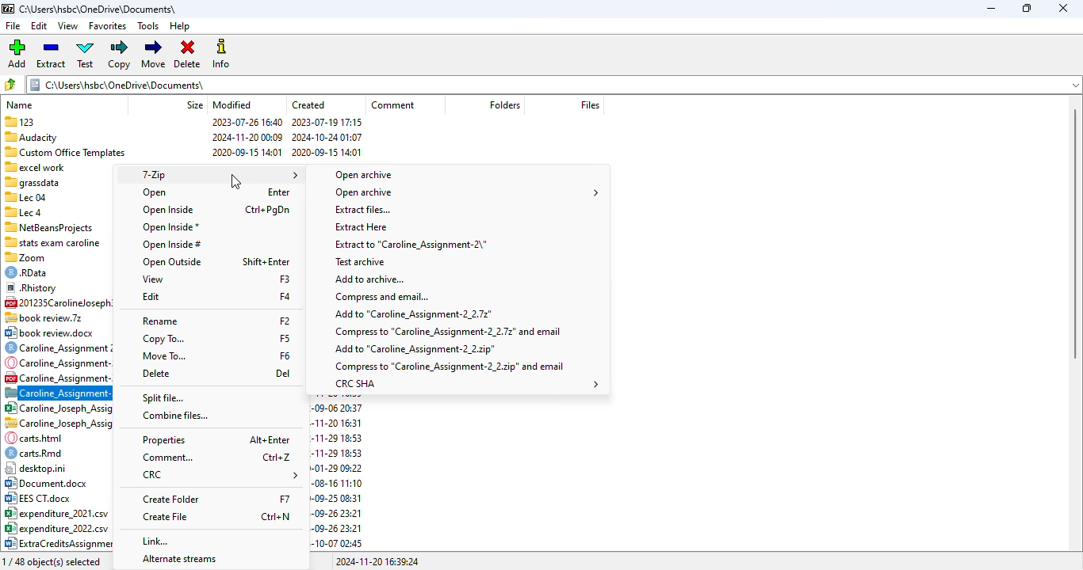 This screenshot has width=1083, height=570. Describe the element at coordinates (56, 528) in the screenshot. I see `8° expenditure_2022.csv 504 2023-10-06 15:41 2023-09-26 23:21` at that location.